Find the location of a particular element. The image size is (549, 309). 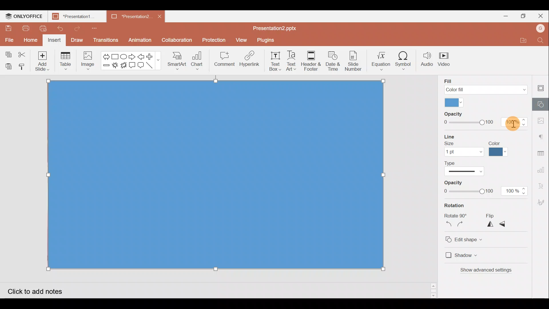

Ellipse is located at coordinates (124, 55).